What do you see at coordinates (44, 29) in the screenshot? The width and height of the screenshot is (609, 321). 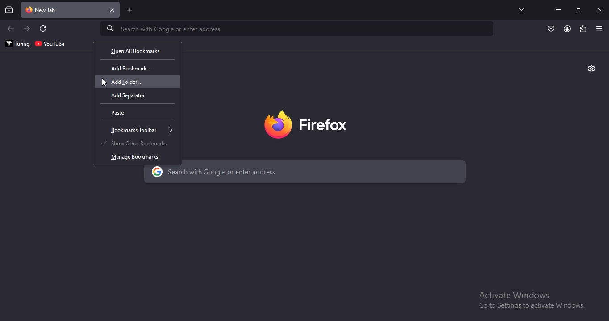 I see `refresh` at bounding box center [44, 29].